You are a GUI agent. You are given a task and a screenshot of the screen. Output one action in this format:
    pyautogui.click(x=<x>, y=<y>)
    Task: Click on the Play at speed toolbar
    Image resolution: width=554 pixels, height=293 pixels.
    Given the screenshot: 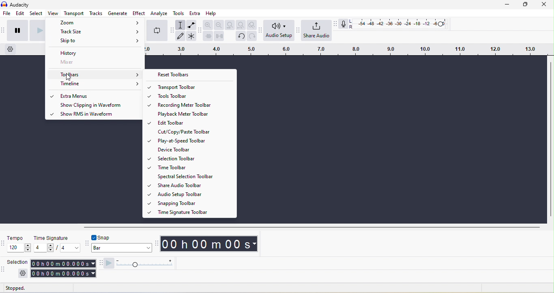 What is the action you would take?
    pyautogui.click(x=194, y=141)
    